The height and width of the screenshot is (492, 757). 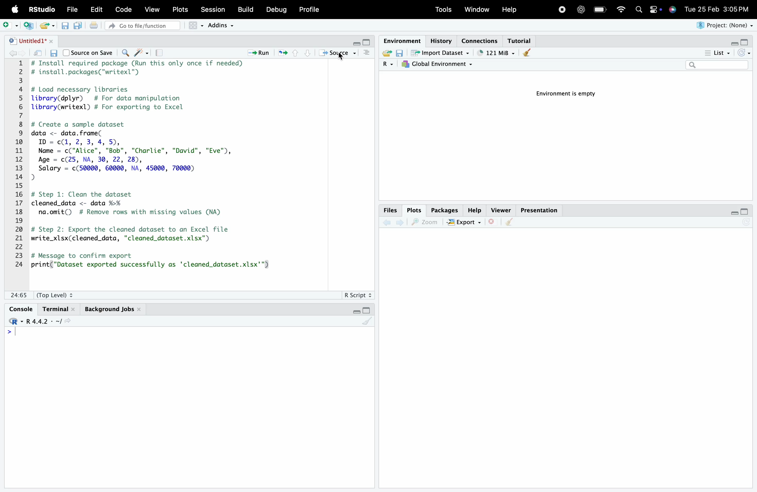 I want to click on Export, so click(x=466, y=222).